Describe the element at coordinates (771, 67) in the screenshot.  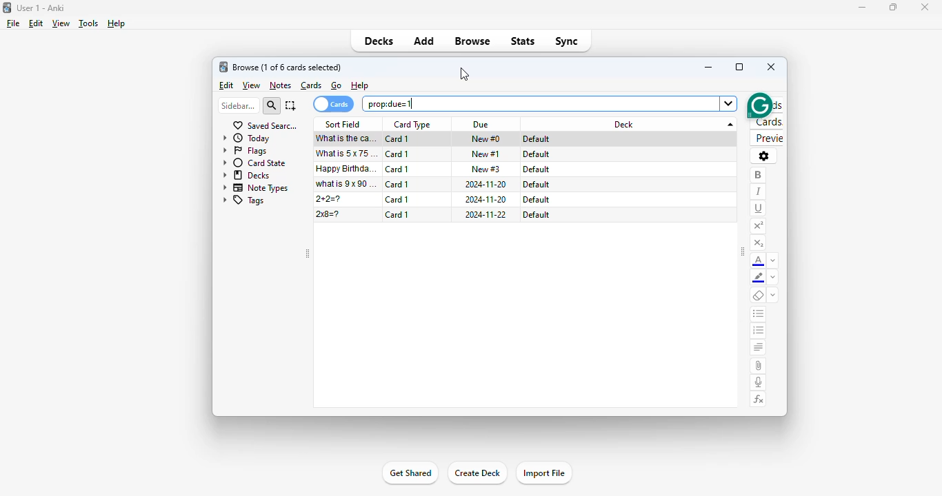
I see `close` at that location.